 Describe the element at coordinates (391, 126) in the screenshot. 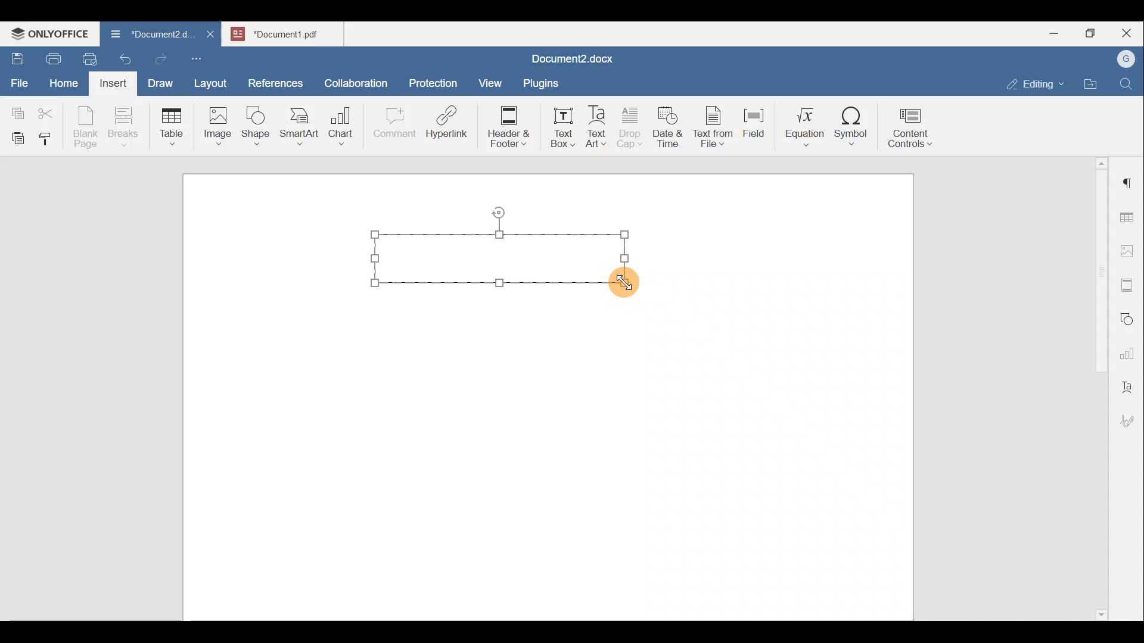

I see `Comment` at that location.